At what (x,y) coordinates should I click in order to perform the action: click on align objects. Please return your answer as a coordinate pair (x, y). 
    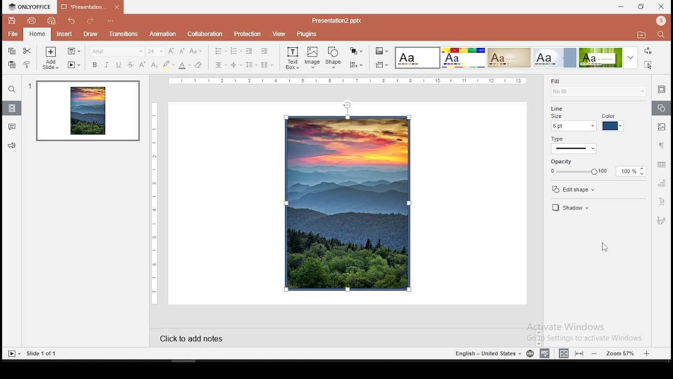
    Looking at the image, I should click on (356, 64).